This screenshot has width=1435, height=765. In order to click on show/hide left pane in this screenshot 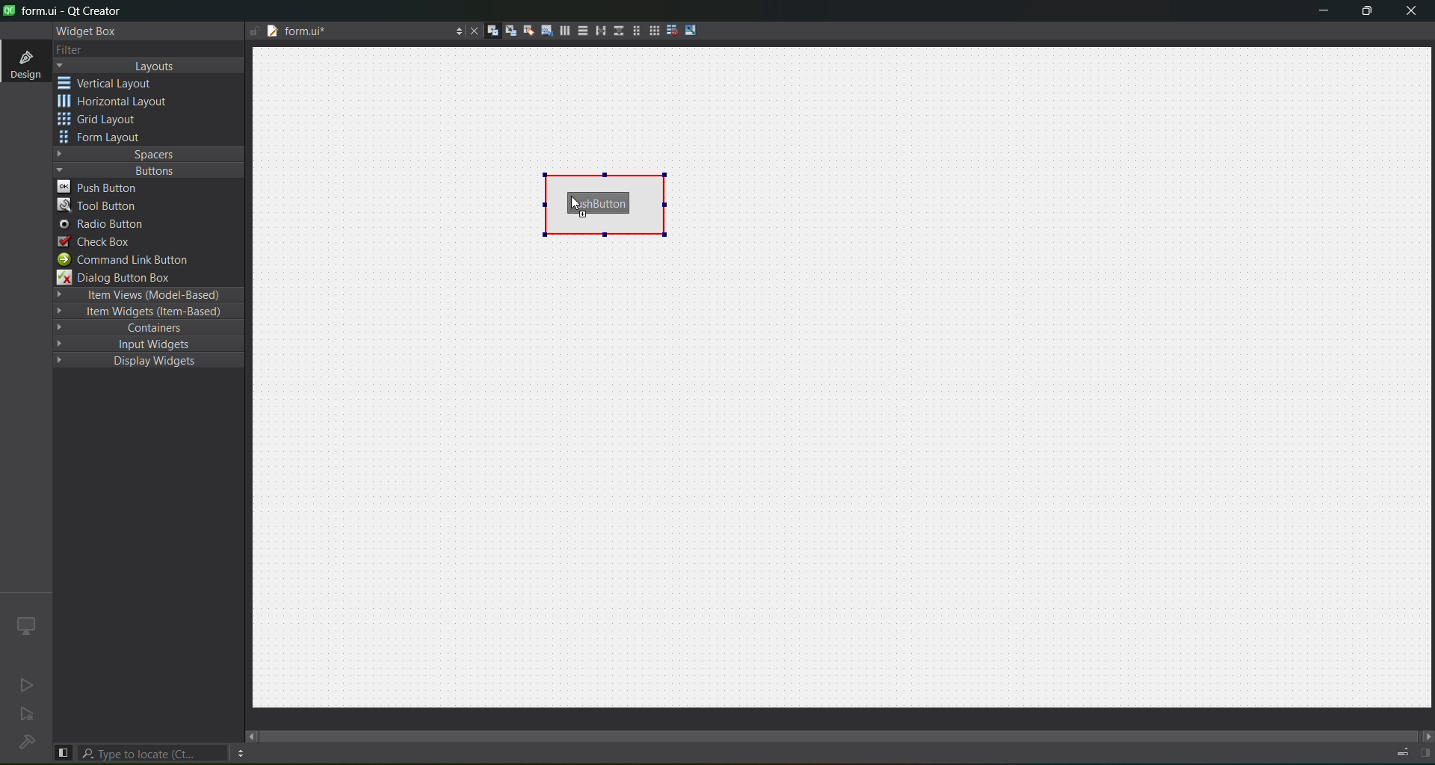, I will do `click(63, 752)`.